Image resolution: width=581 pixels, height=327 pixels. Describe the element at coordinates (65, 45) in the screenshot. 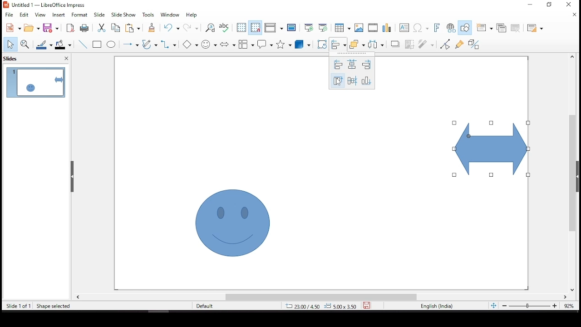

I see `fill color` at that location.